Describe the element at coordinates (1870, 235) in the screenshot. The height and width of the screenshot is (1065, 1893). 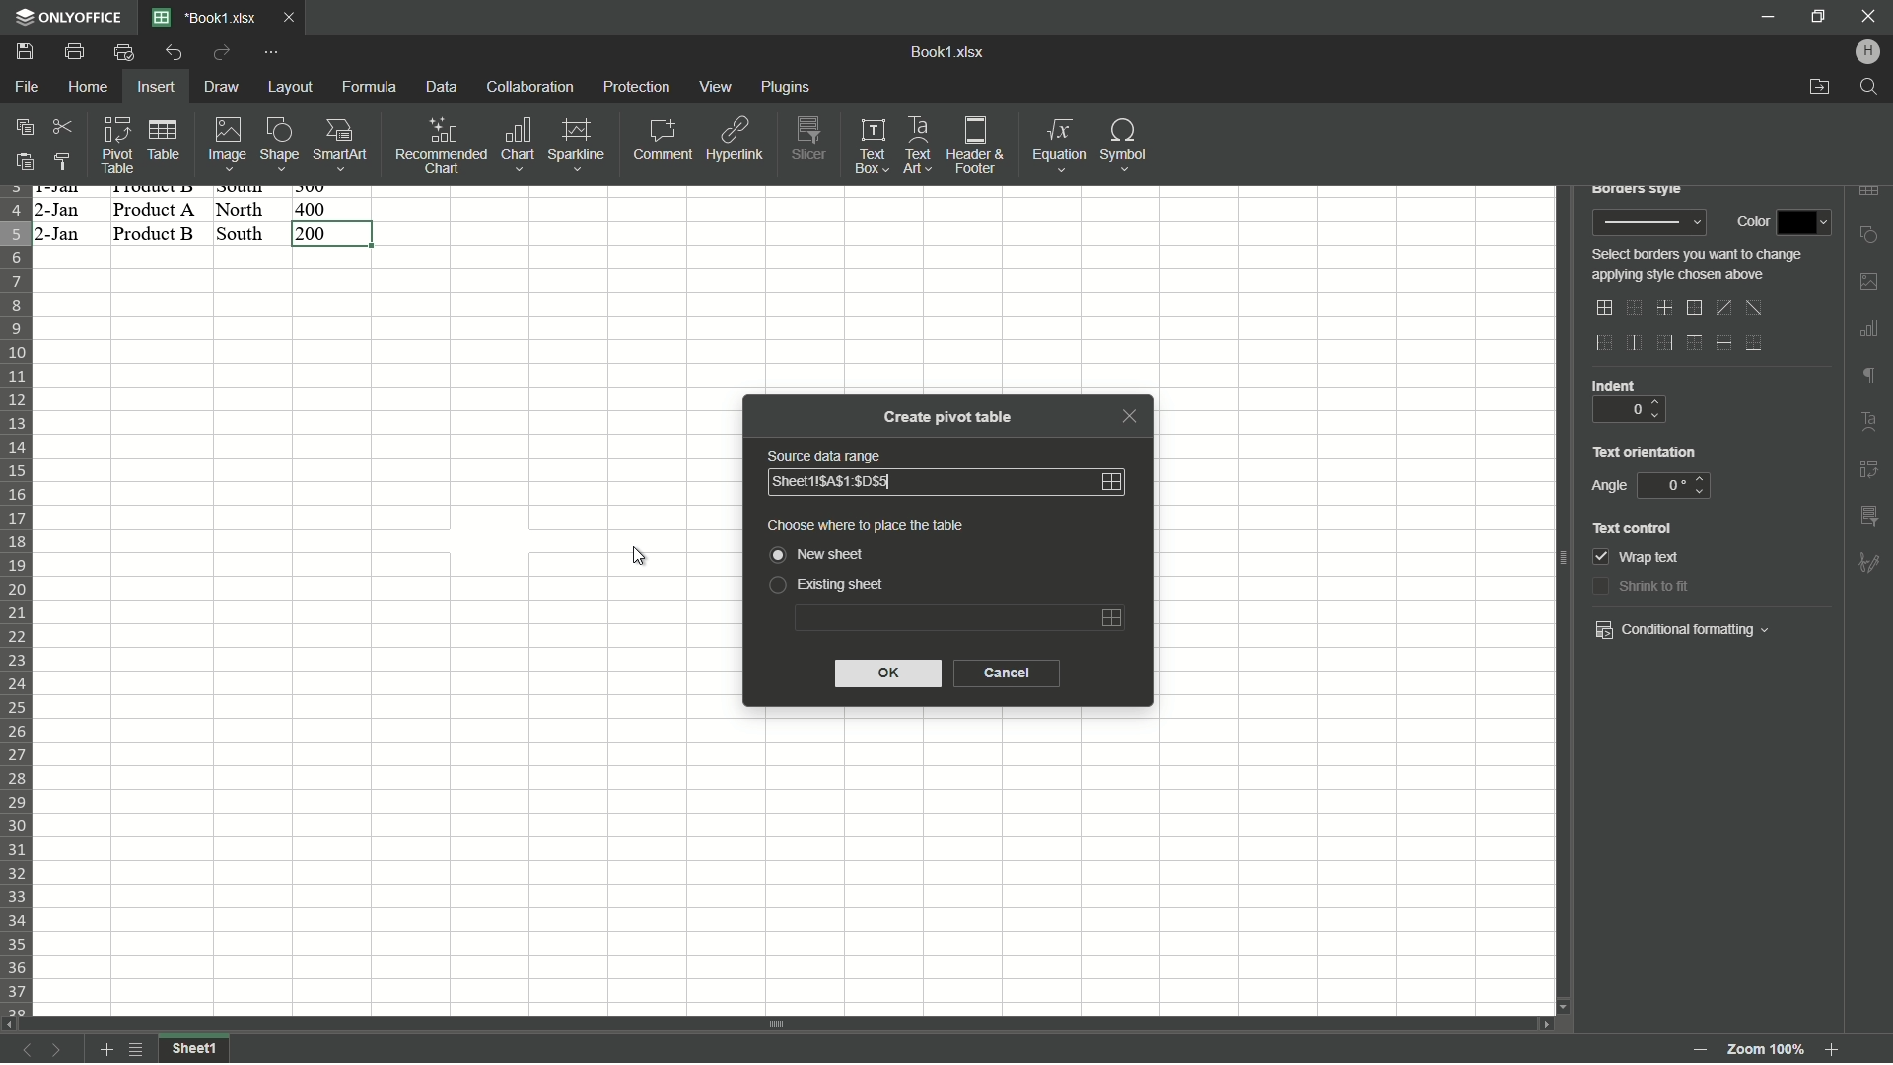
I see `insert shape` at that location.